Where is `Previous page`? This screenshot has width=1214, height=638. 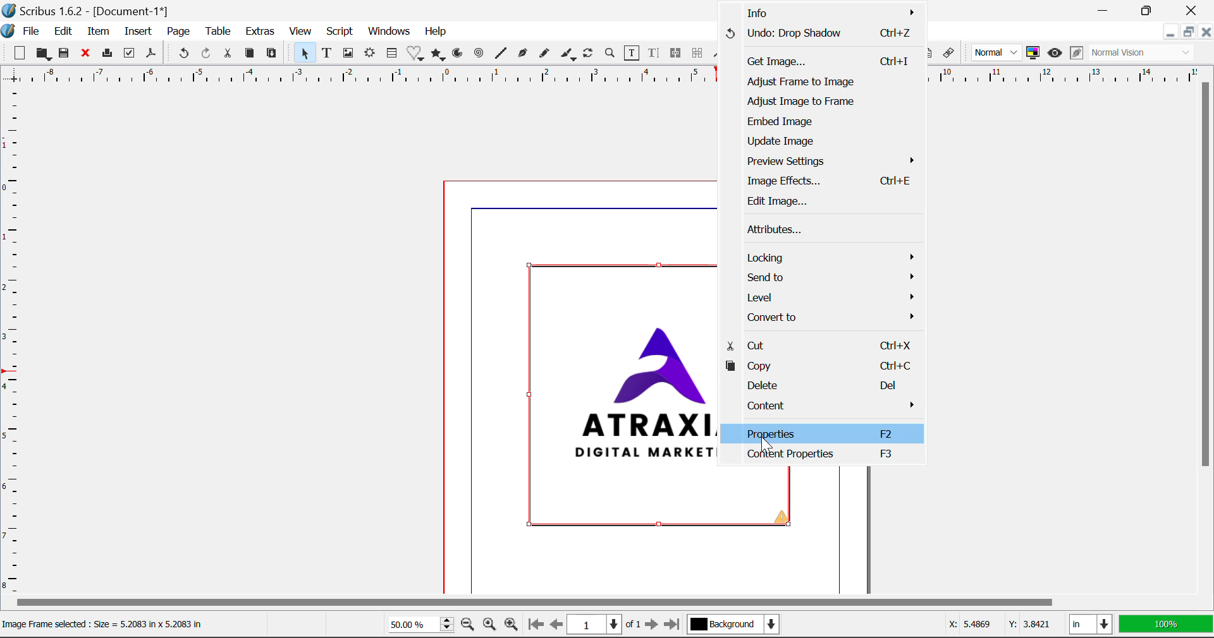
Previous page is located at coordinates (554, 623).